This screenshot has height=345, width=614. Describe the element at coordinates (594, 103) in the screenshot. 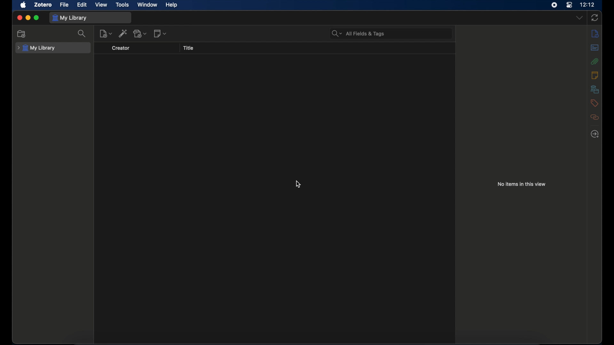

I see `tags` at that location.